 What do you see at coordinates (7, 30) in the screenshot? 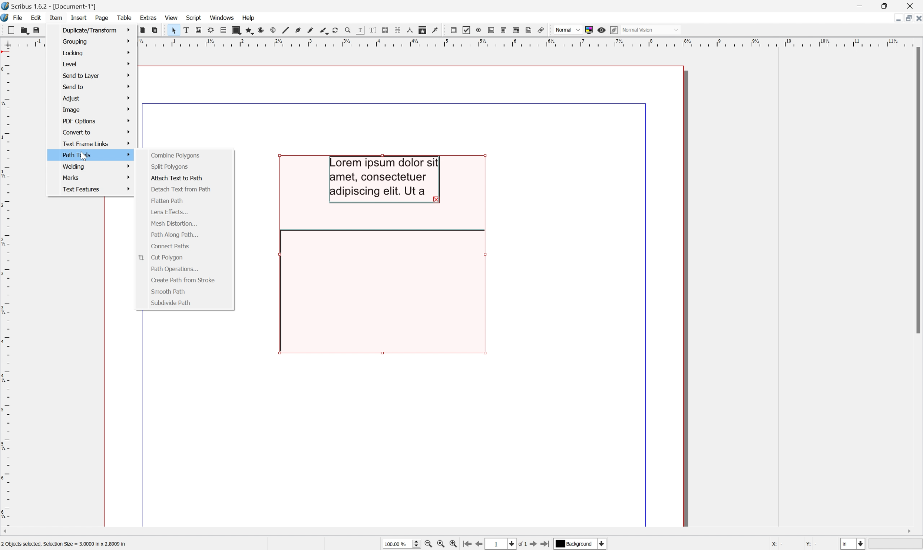
I see `New` at bounding box center [7, 30].